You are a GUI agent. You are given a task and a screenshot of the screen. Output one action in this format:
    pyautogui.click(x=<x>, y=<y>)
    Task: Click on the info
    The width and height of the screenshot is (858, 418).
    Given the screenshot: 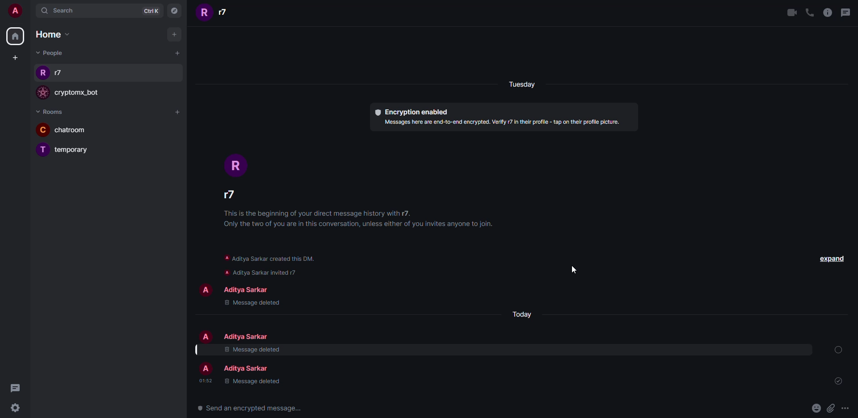 What is the action you would take?
    pyautogui.click(x=272, y=265)
    